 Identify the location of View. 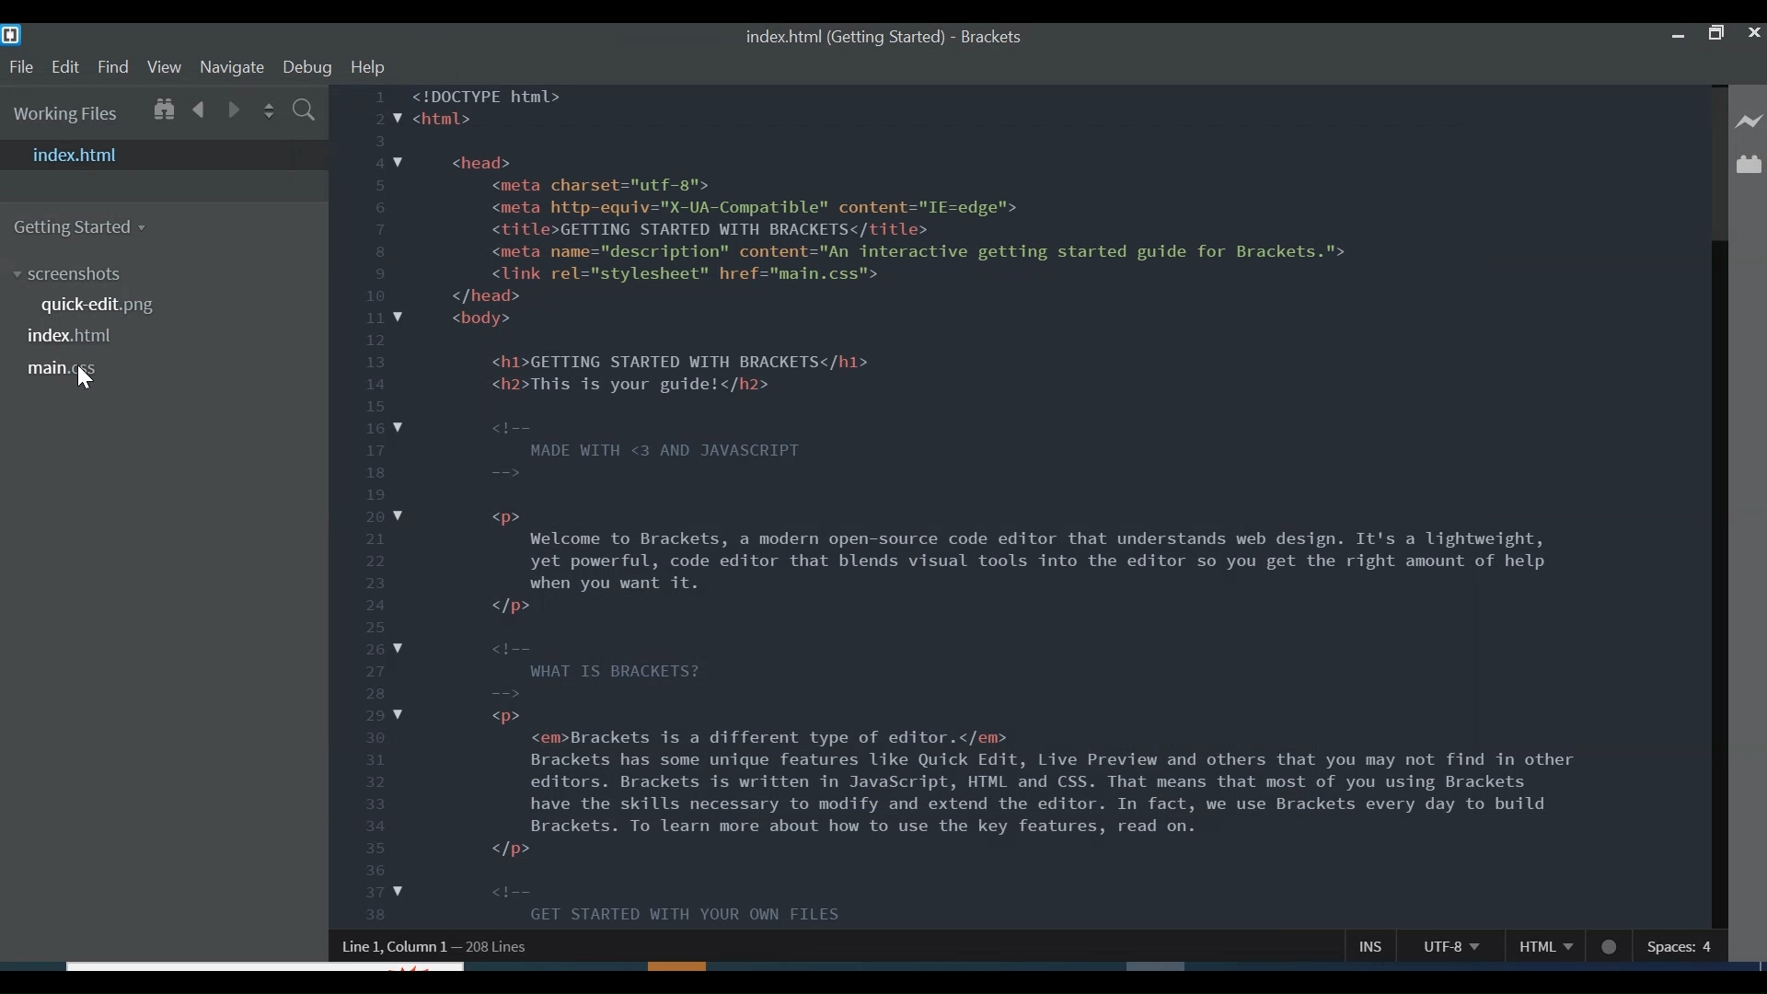
(164, 68).